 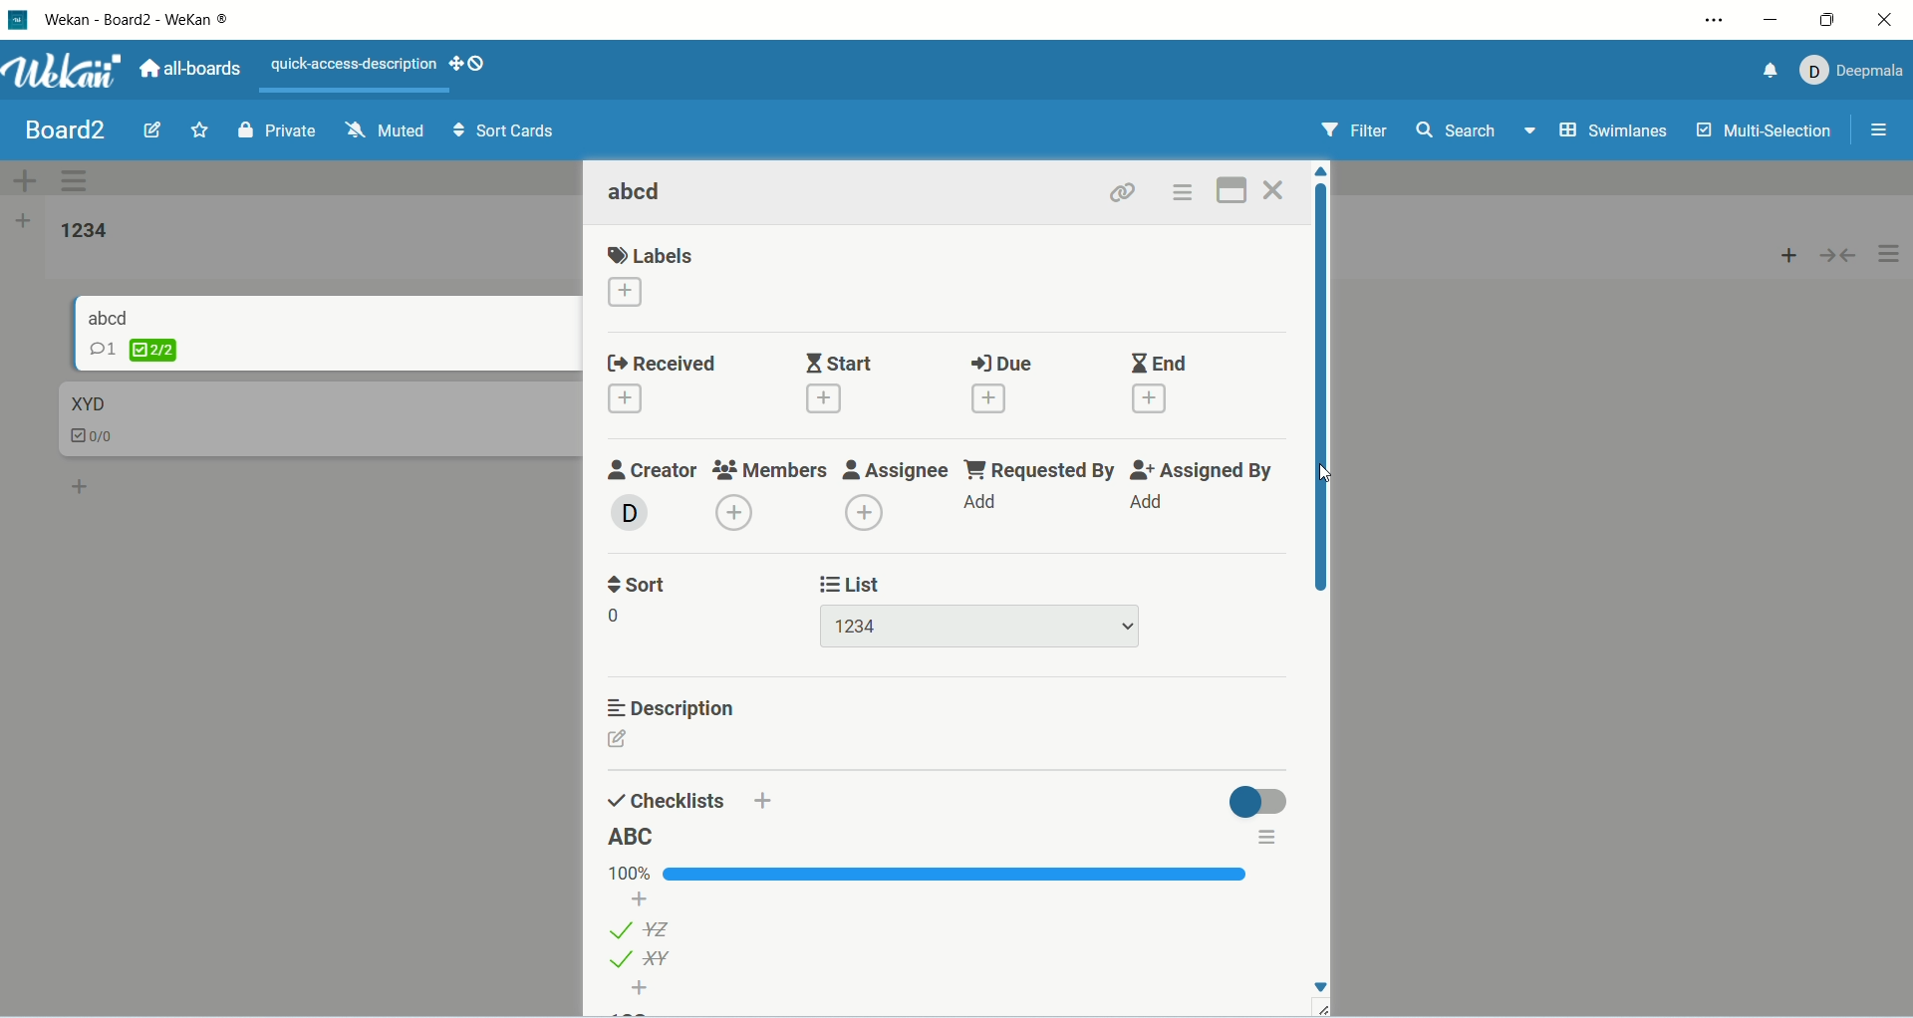 I want to click on add, so click(x=824, y=398).